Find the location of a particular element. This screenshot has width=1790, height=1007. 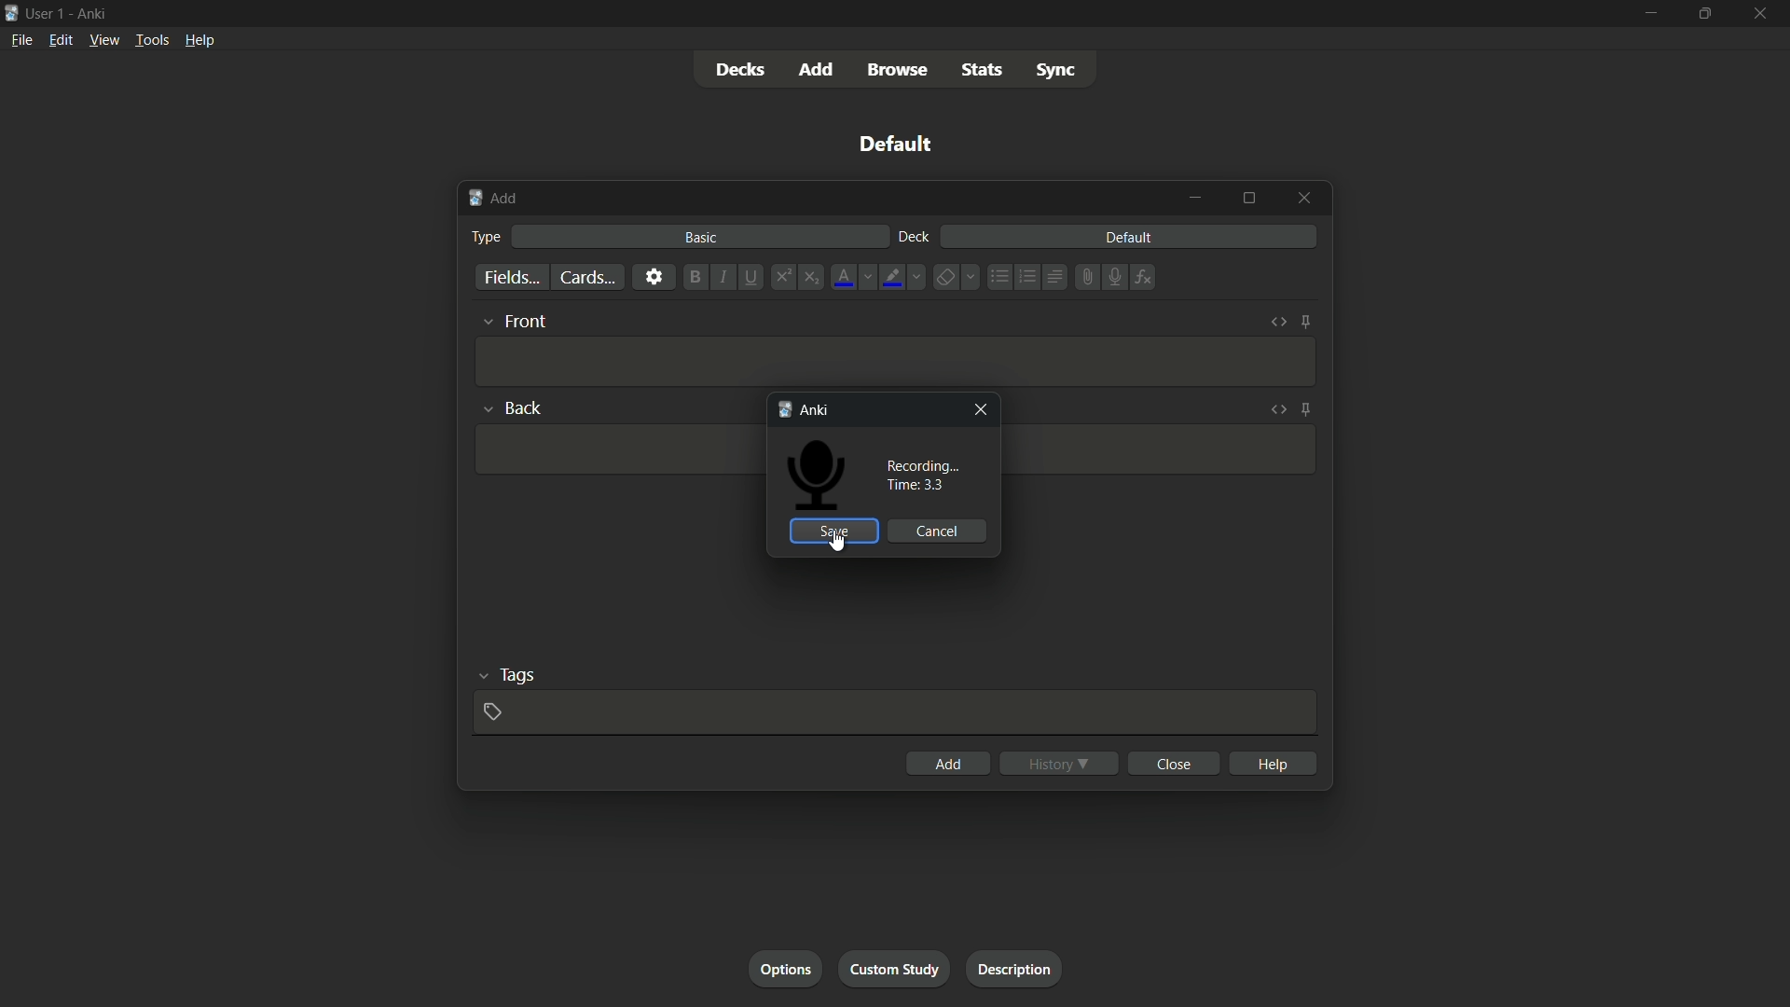

ordered list is located at coordinates (1026, 277).